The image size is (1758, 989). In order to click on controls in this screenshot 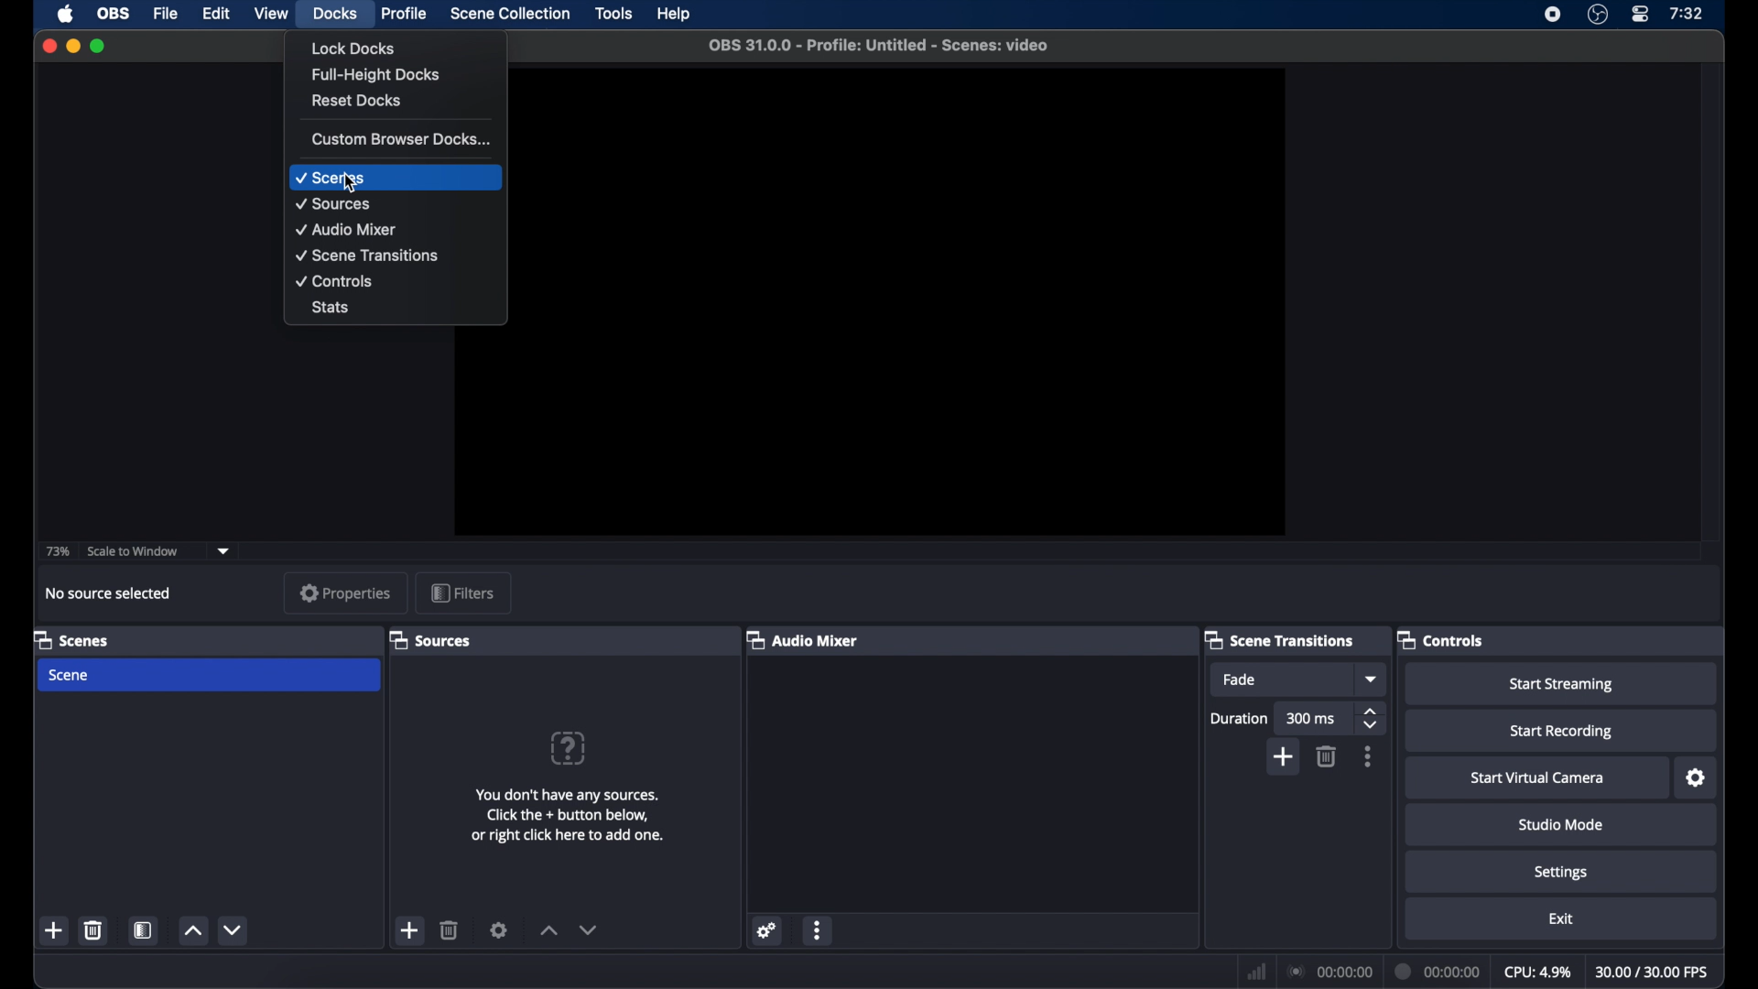, I will do `click(1441, 640)`.